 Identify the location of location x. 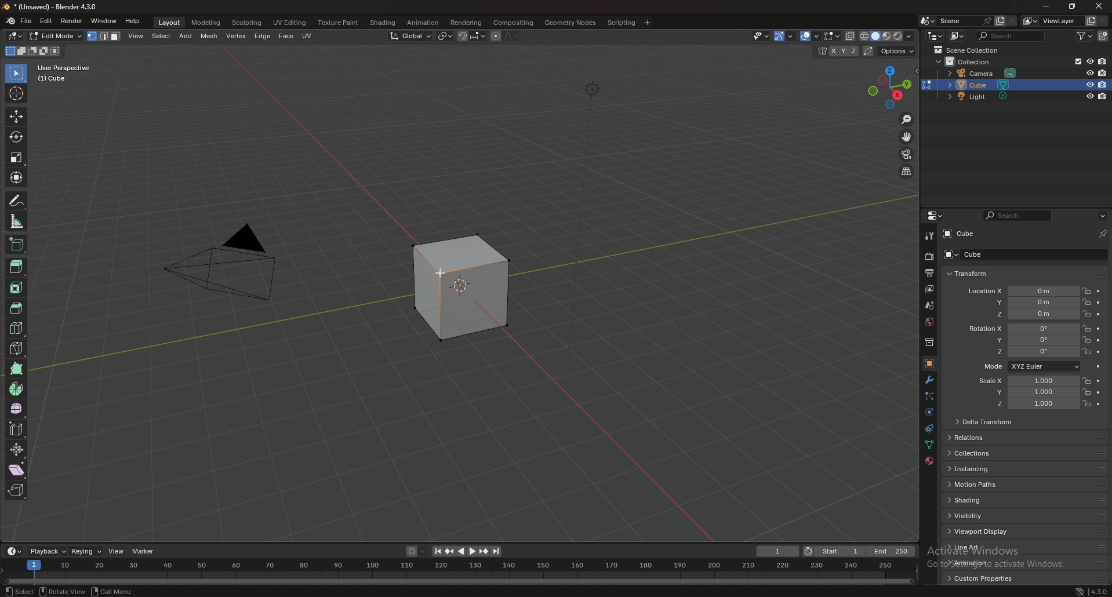
(1022, 292).